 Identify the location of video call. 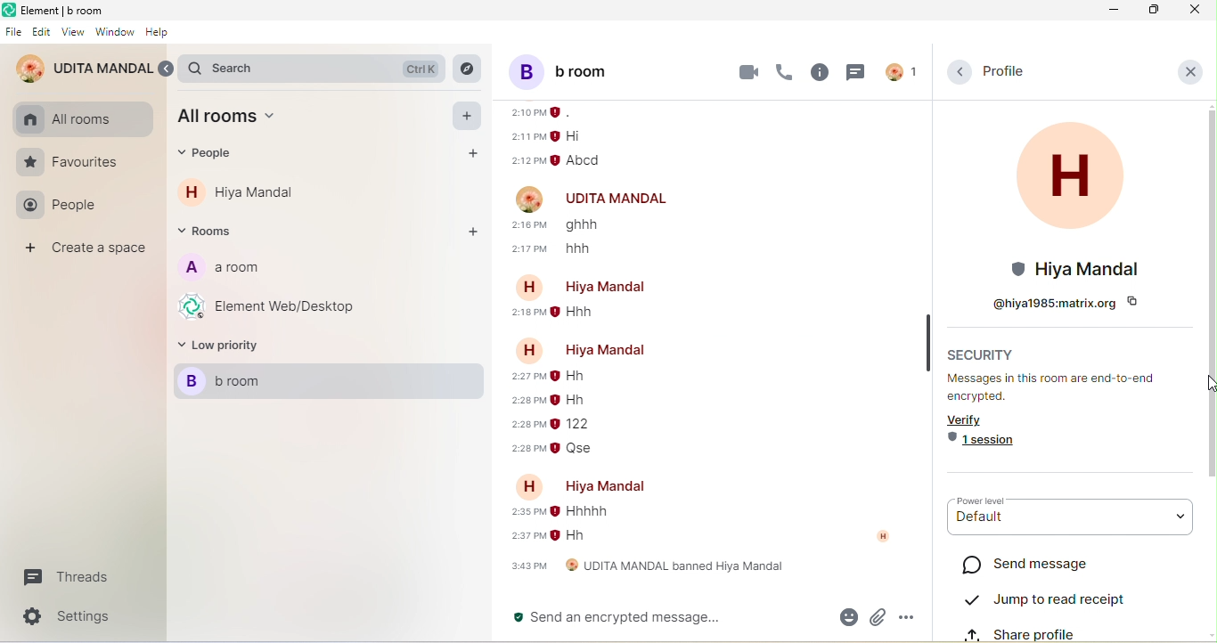
(748, 71).